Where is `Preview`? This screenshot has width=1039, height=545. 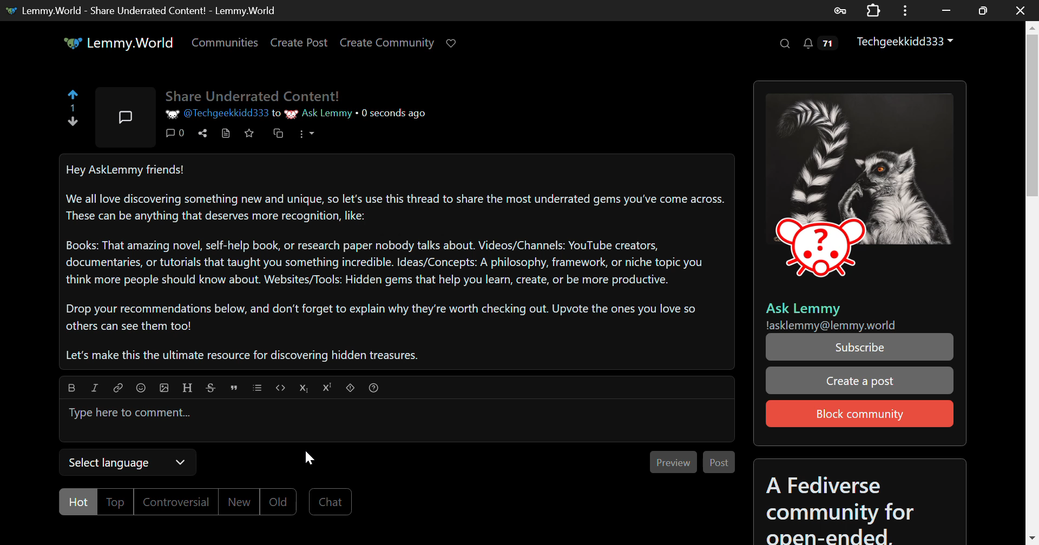
Preview is located at coordinates (673, 461).